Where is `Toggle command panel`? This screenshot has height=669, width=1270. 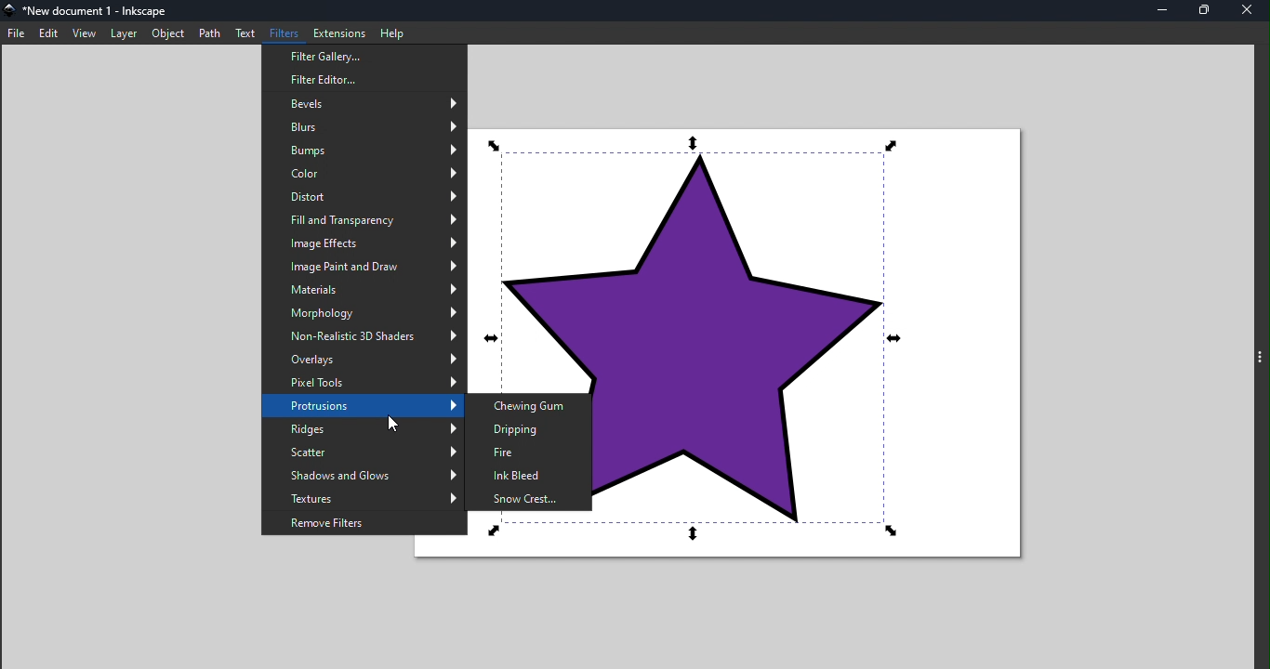
Toggle command panel is located at coordinates (1258, 357).